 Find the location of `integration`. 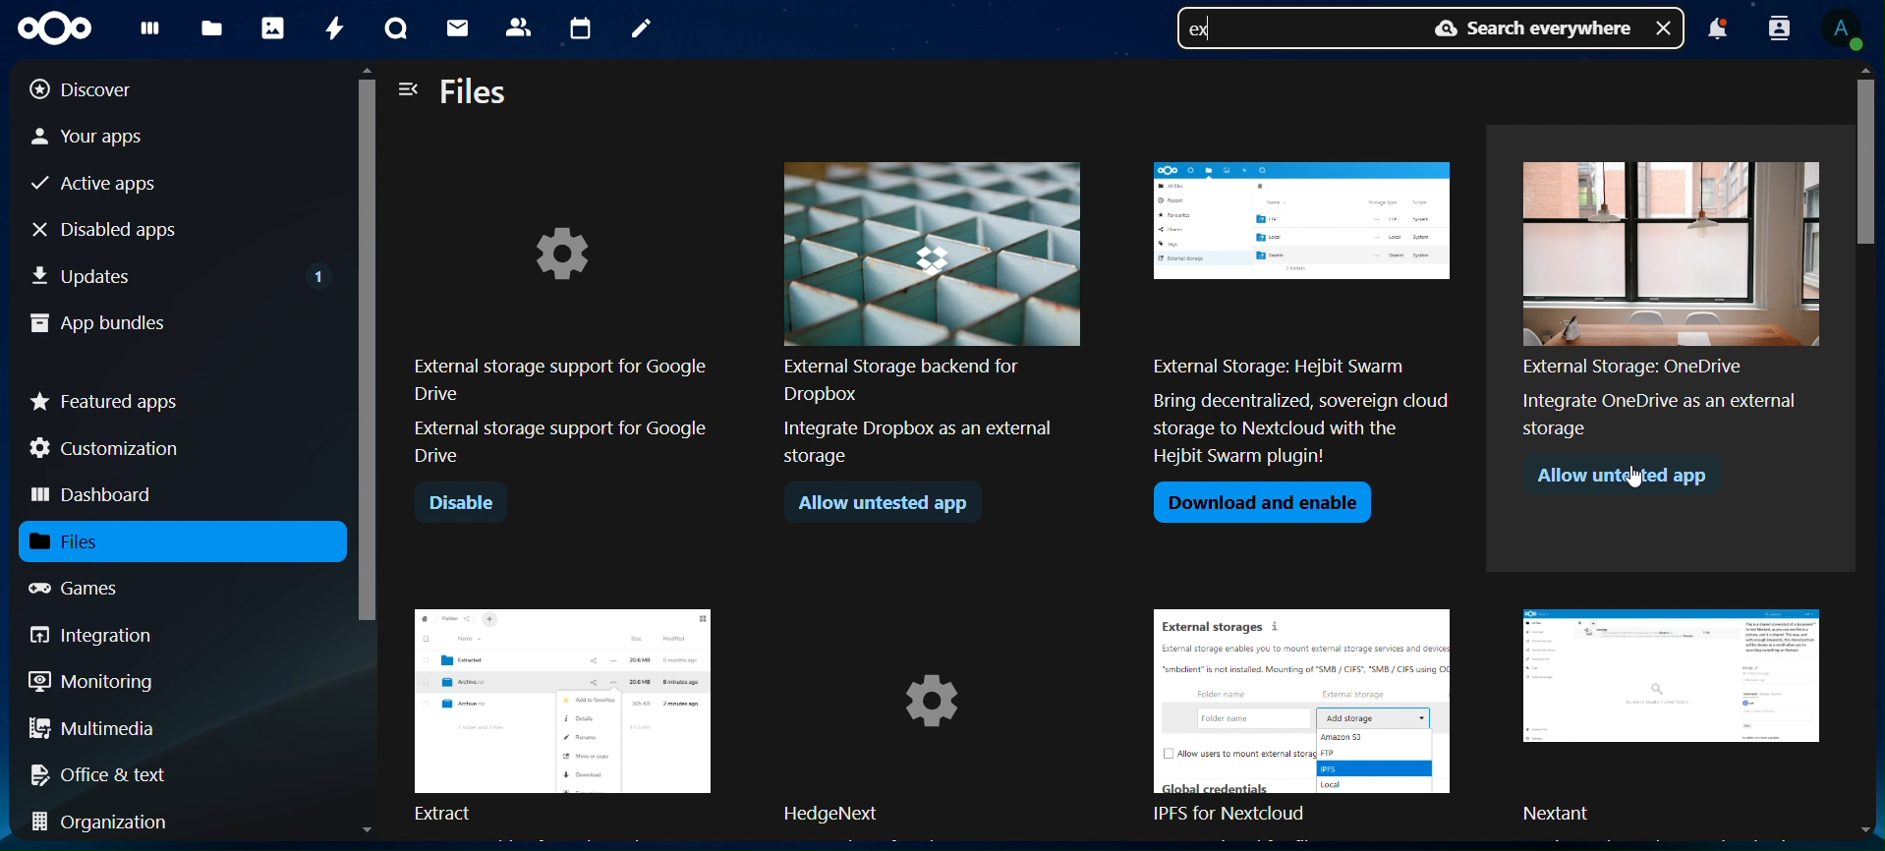

integration is located at coordinates (106, 635).